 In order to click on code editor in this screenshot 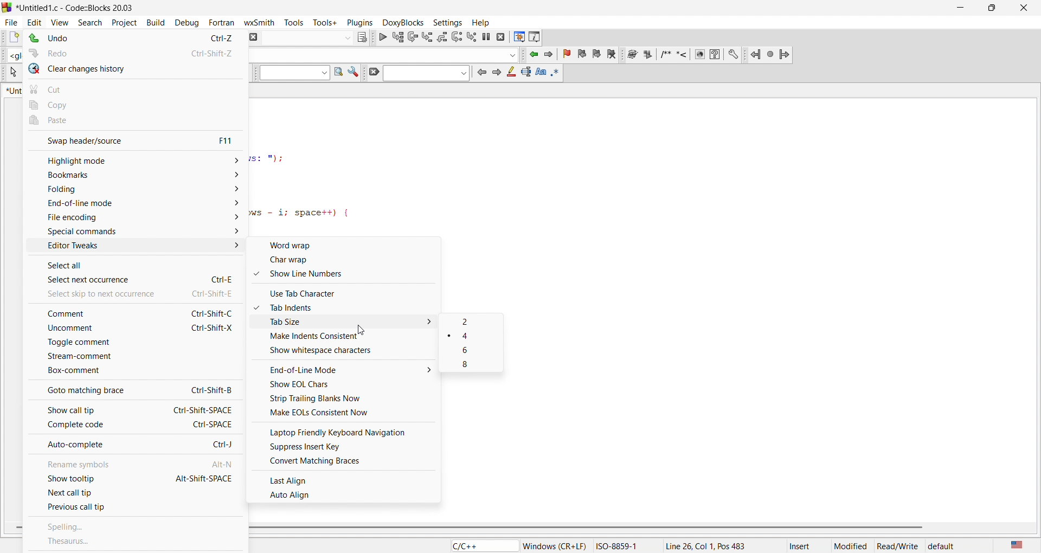, I will do `click(412, 163)`.